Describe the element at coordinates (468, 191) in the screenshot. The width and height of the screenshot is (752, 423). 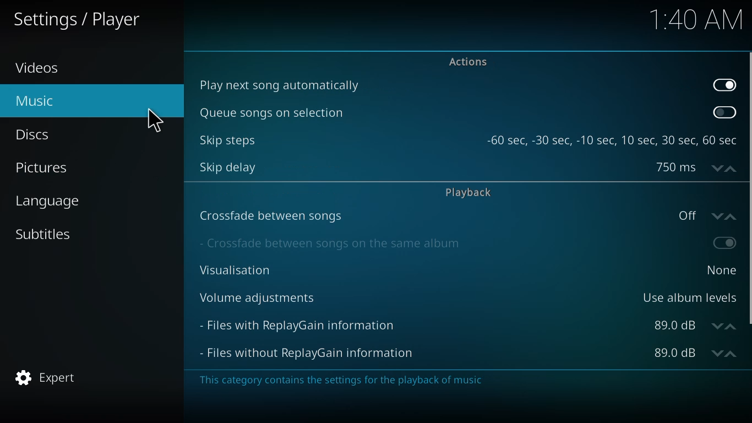
I see `playback` at that location.